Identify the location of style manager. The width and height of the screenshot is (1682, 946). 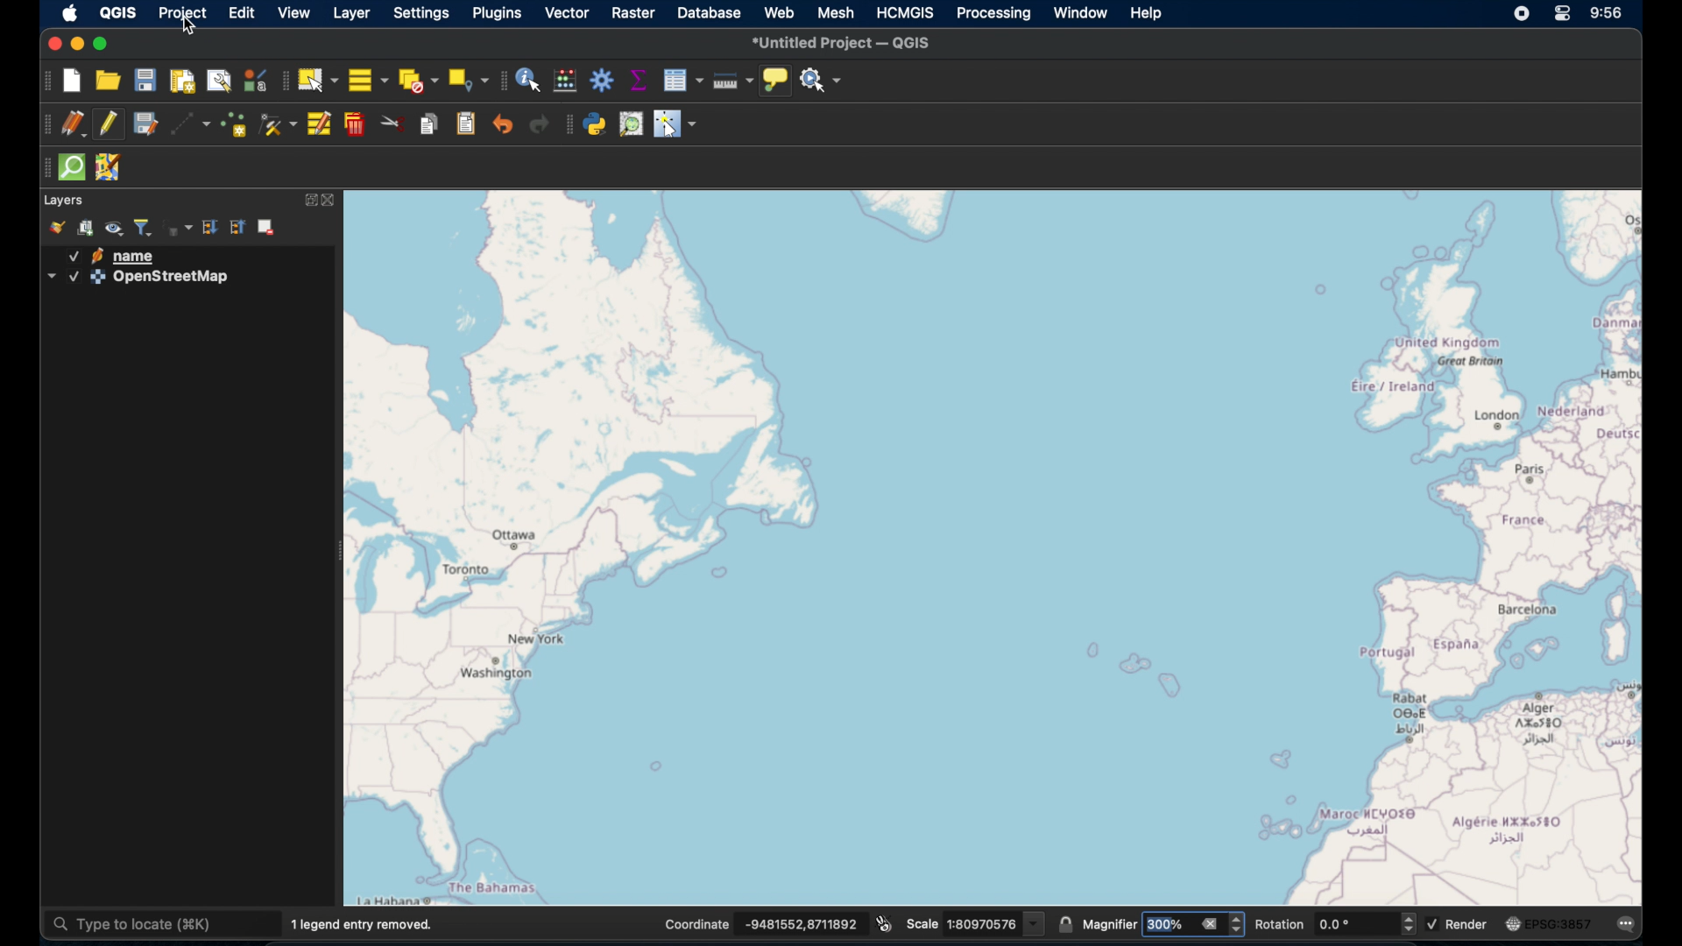
(254, 82).